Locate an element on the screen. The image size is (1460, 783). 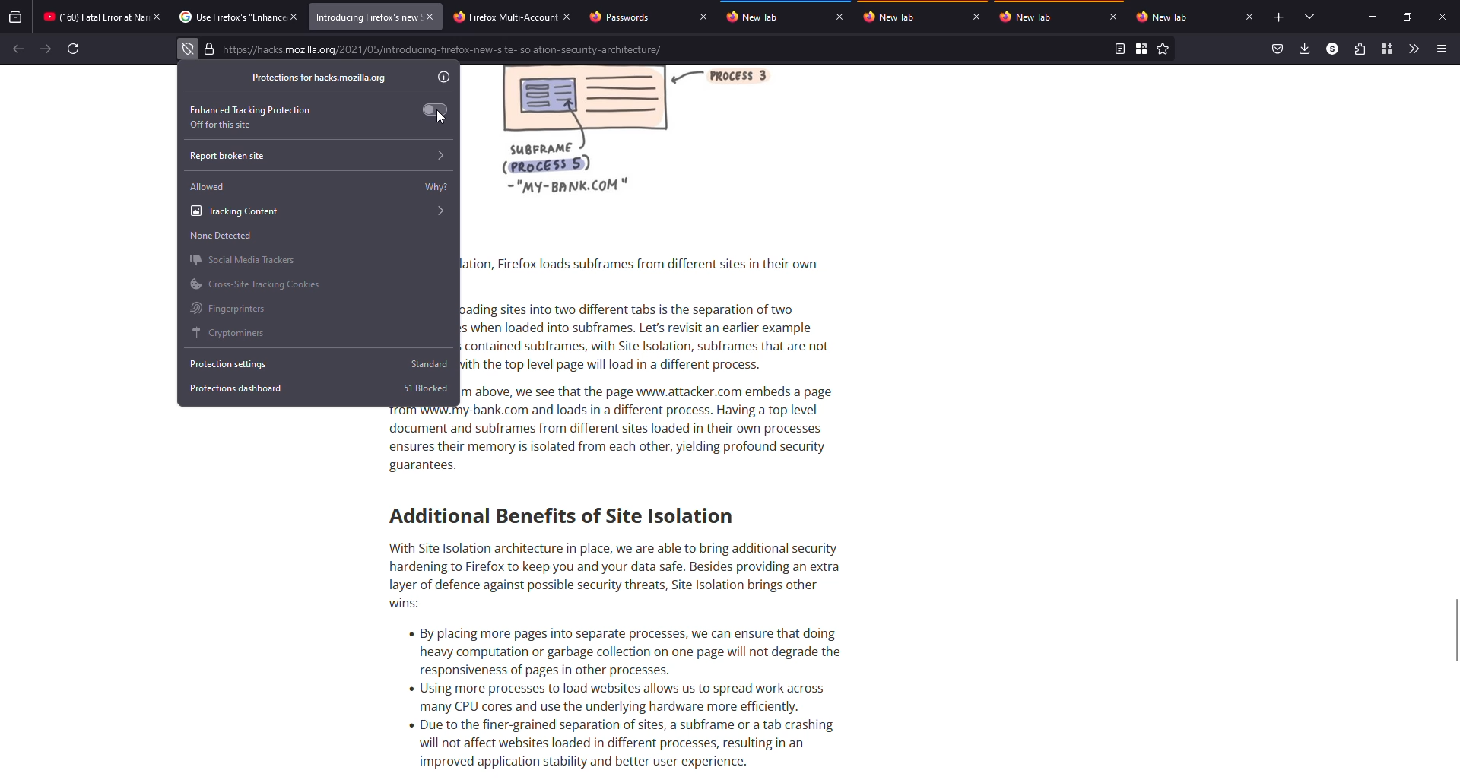
extensions is located at coordinates (1359, 49).